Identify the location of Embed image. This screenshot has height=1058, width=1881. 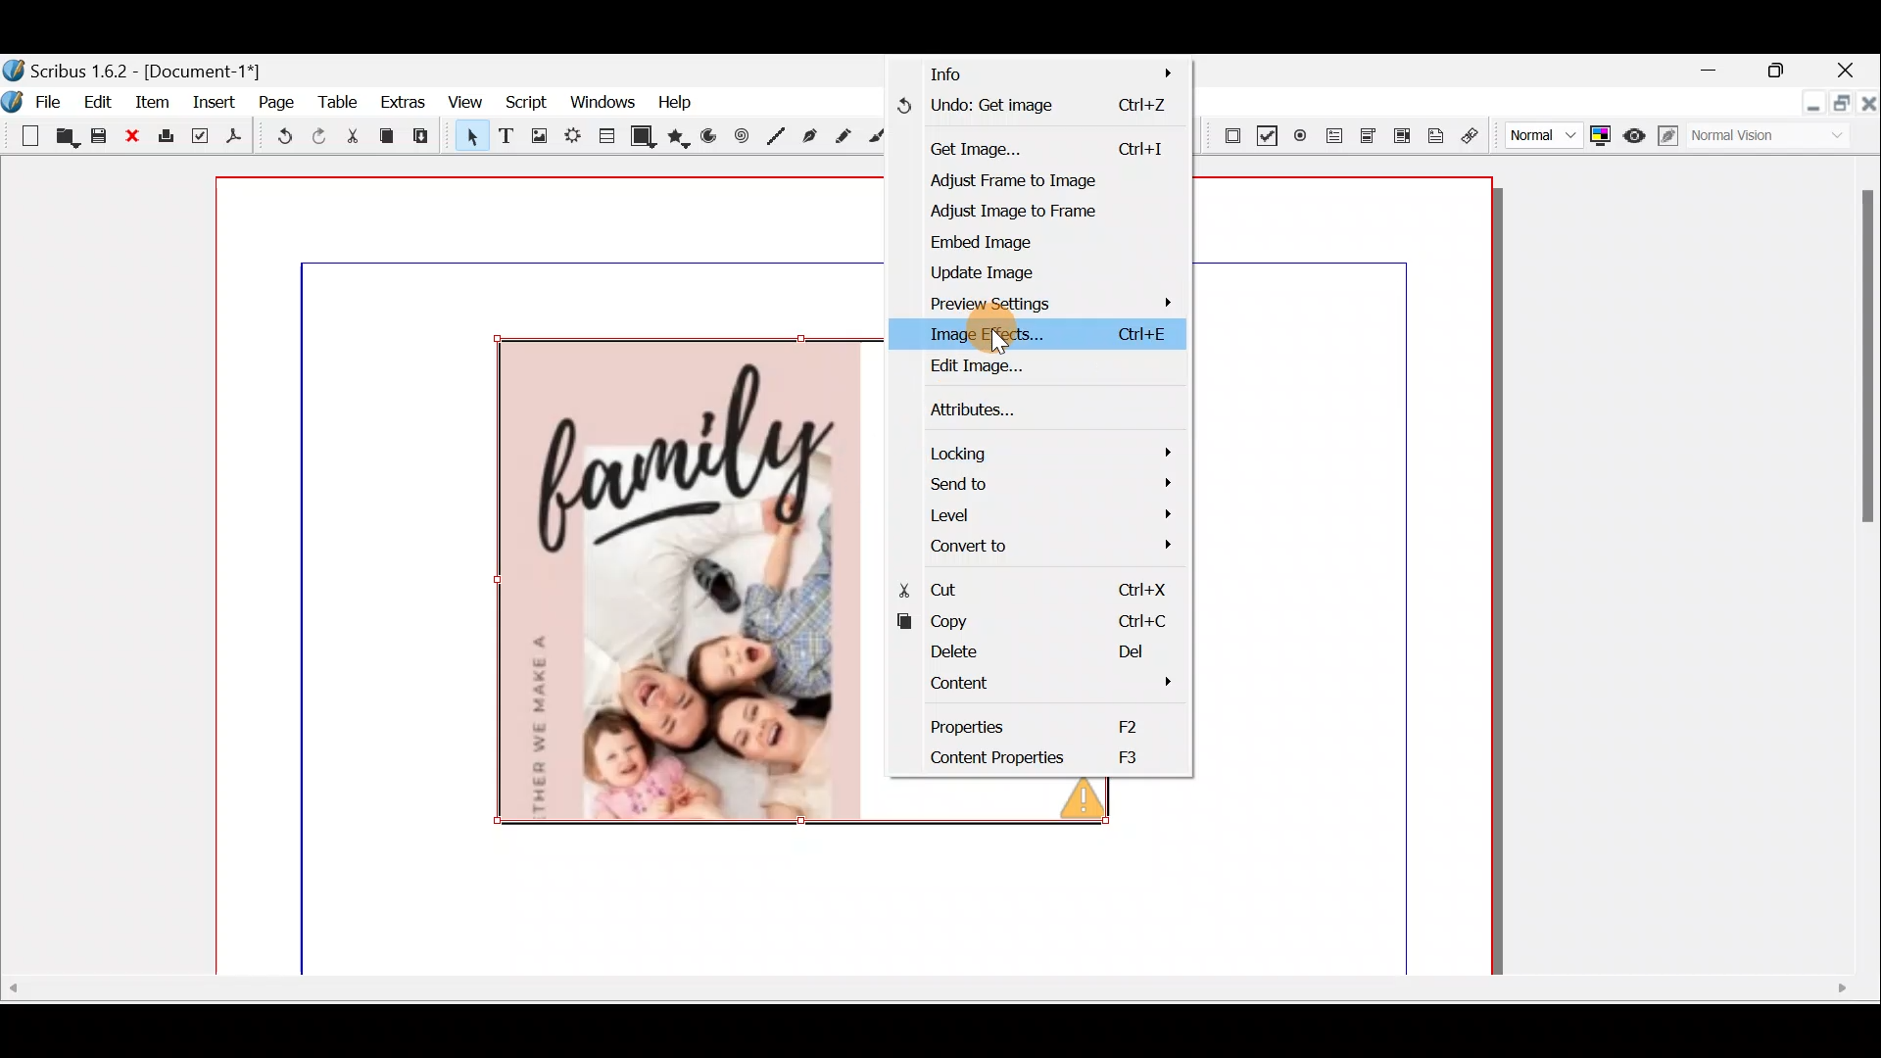
(1028, 244).